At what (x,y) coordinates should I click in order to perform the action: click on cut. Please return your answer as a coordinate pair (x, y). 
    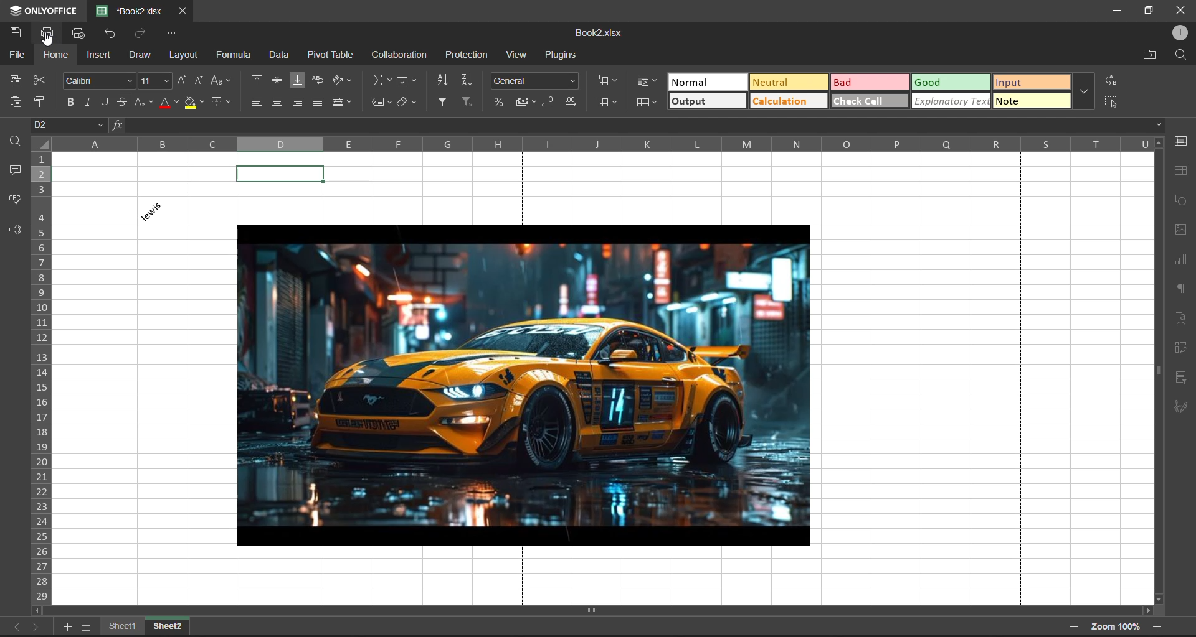
    Looking at the image, I should click on (39, 81).